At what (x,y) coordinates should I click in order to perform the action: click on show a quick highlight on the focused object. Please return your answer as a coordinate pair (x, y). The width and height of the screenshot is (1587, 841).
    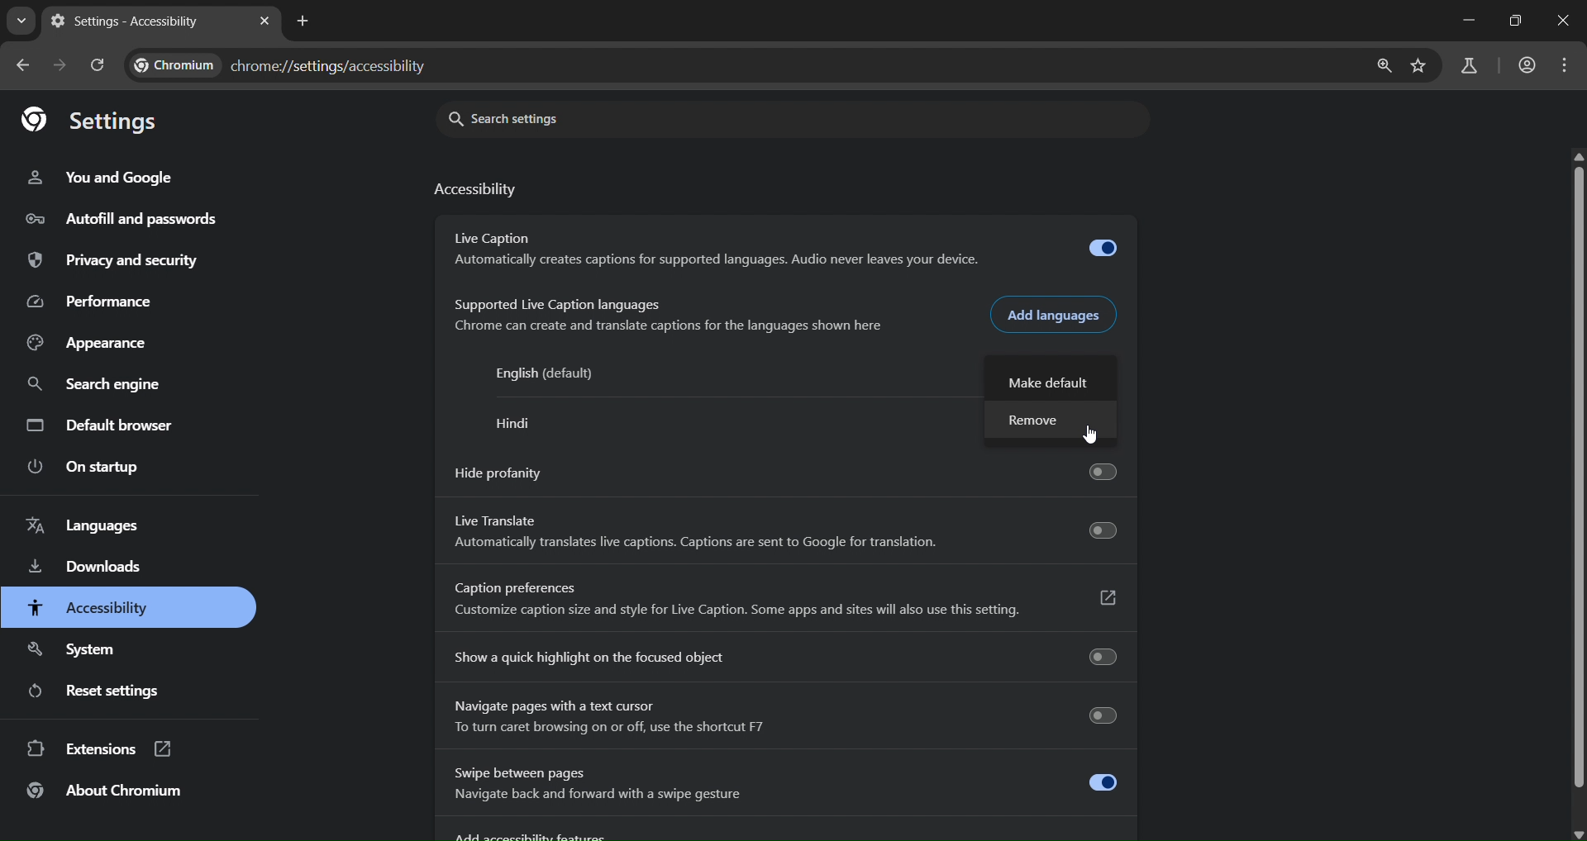
    Looking at the image, I should click on (788, 657).